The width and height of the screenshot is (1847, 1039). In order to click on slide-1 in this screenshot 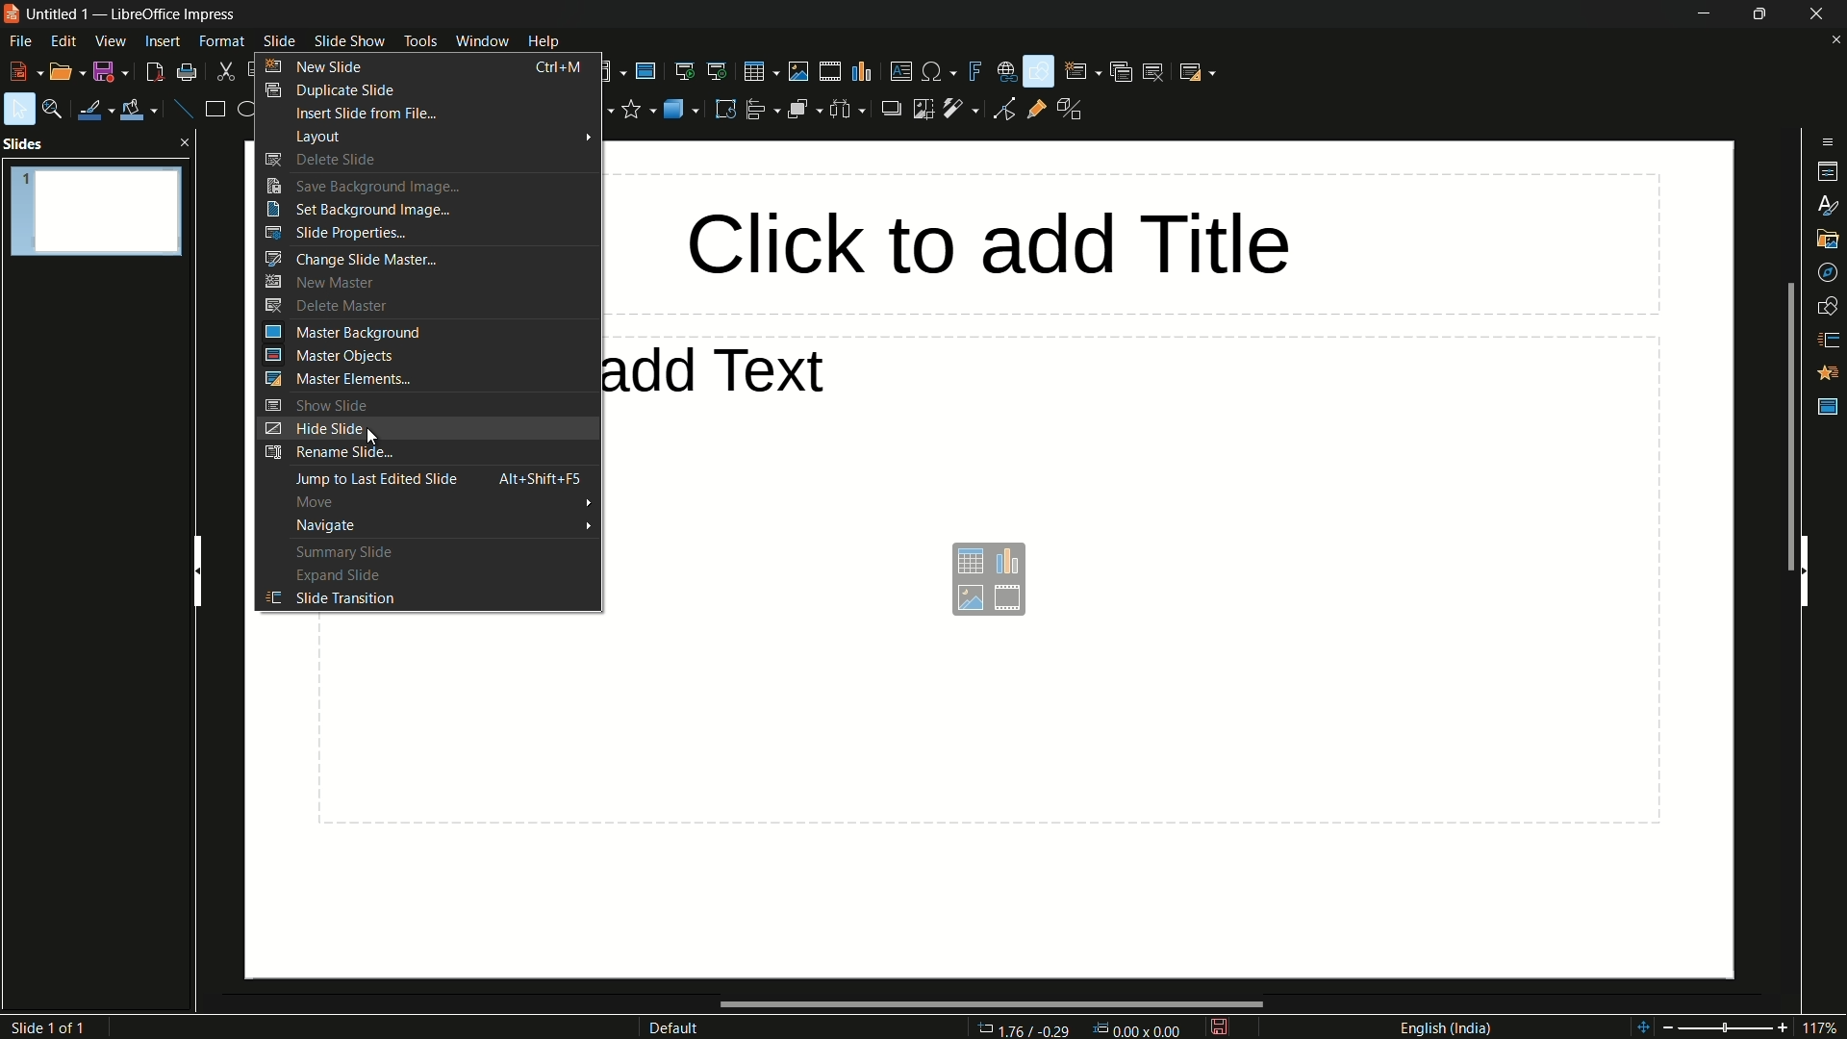, I will do `click(94, 213)`.